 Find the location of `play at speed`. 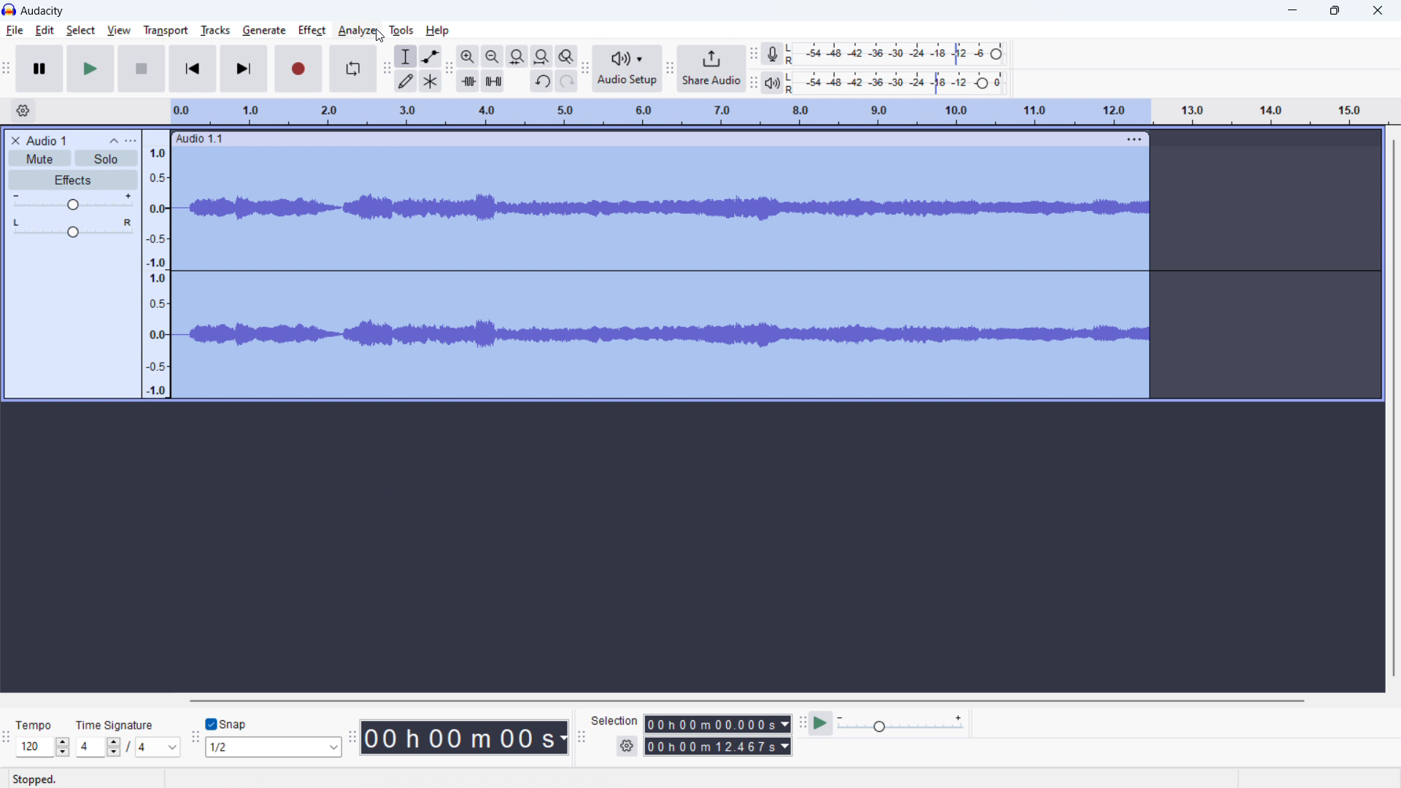

play at speed is located at coordinates (821, 723).